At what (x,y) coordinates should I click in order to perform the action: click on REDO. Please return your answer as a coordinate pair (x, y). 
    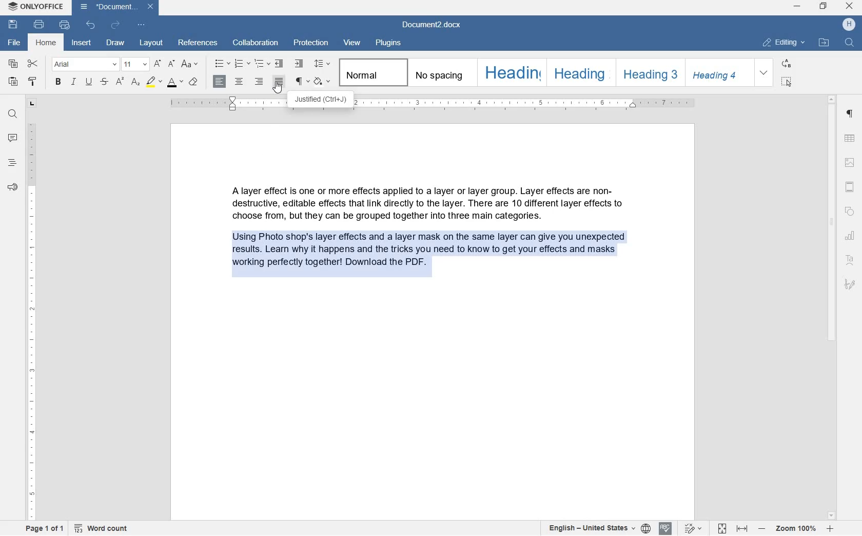
    Looking at the image, I should click on (115, 25).